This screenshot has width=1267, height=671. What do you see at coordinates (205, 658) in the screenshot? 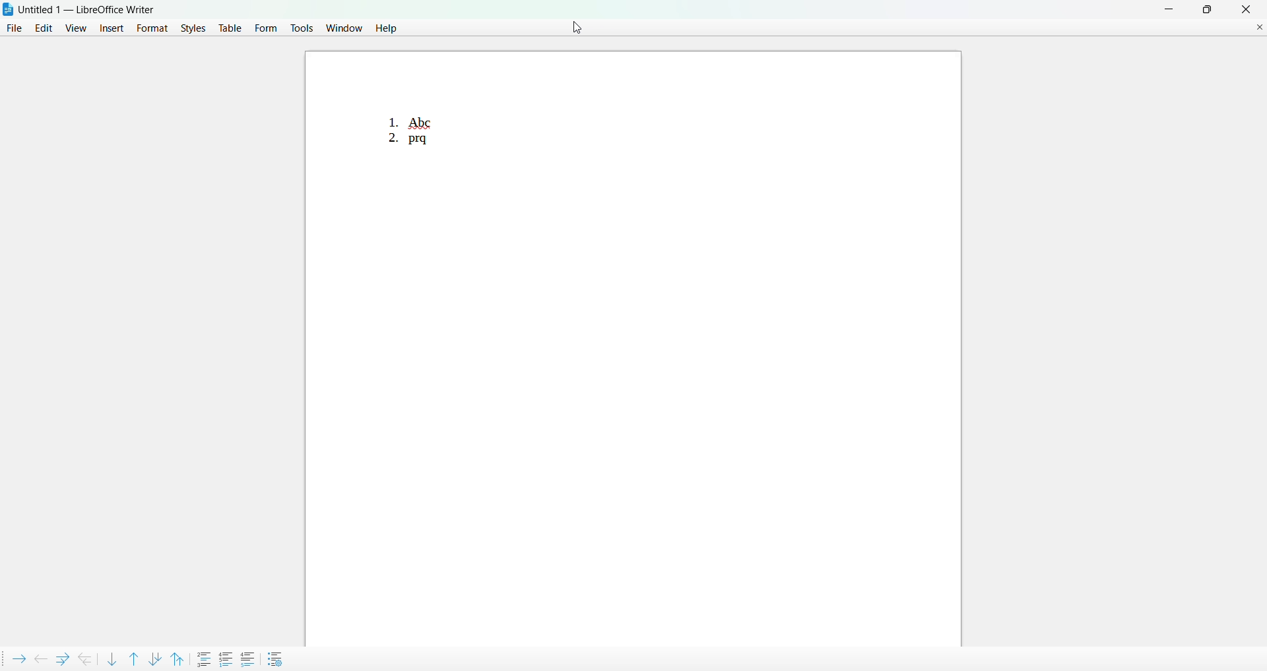
I see `insert unnumbered entry` at bounding box center [205, 658].